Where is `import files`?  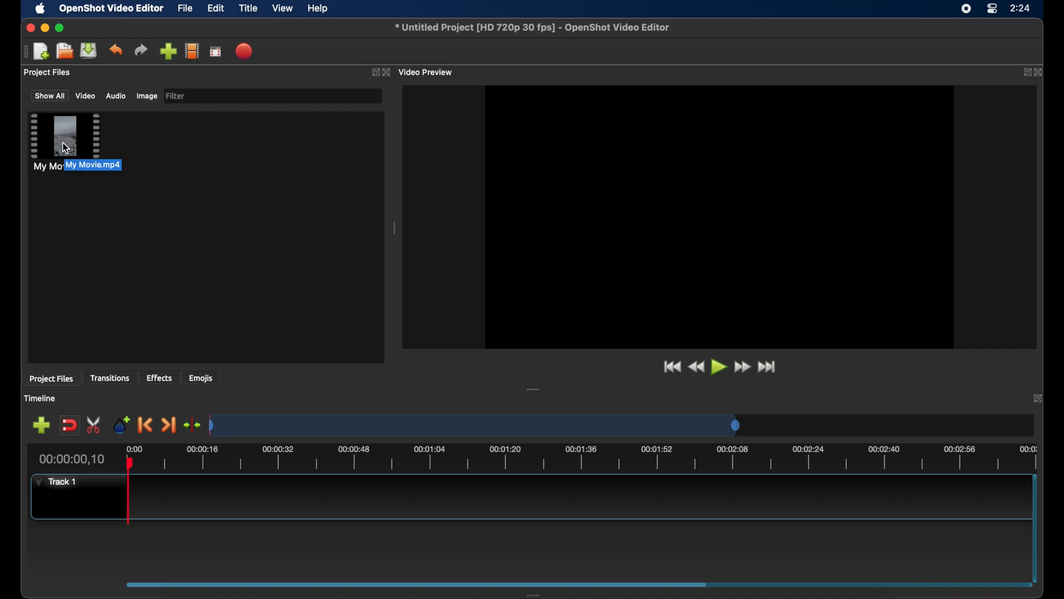 import files is located at coordinates (167, 51).